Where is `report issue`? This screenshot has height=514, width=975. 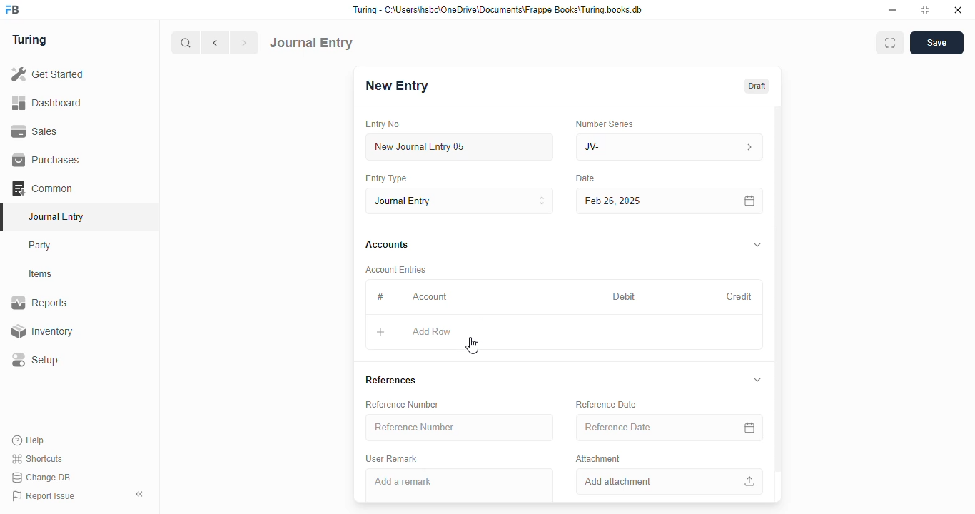 report issue is located at coordinates (44, 496).